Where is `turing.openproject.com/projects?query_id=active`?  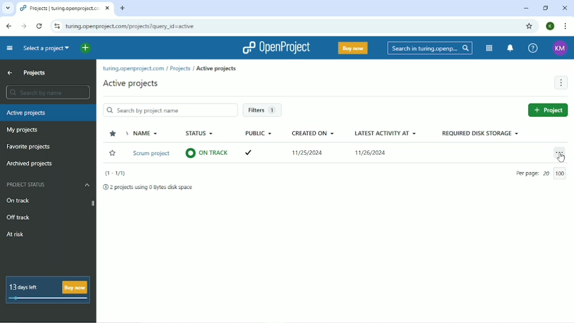 turing.openproject.com/projects?query_id=active is located at coordinates (138, 27).